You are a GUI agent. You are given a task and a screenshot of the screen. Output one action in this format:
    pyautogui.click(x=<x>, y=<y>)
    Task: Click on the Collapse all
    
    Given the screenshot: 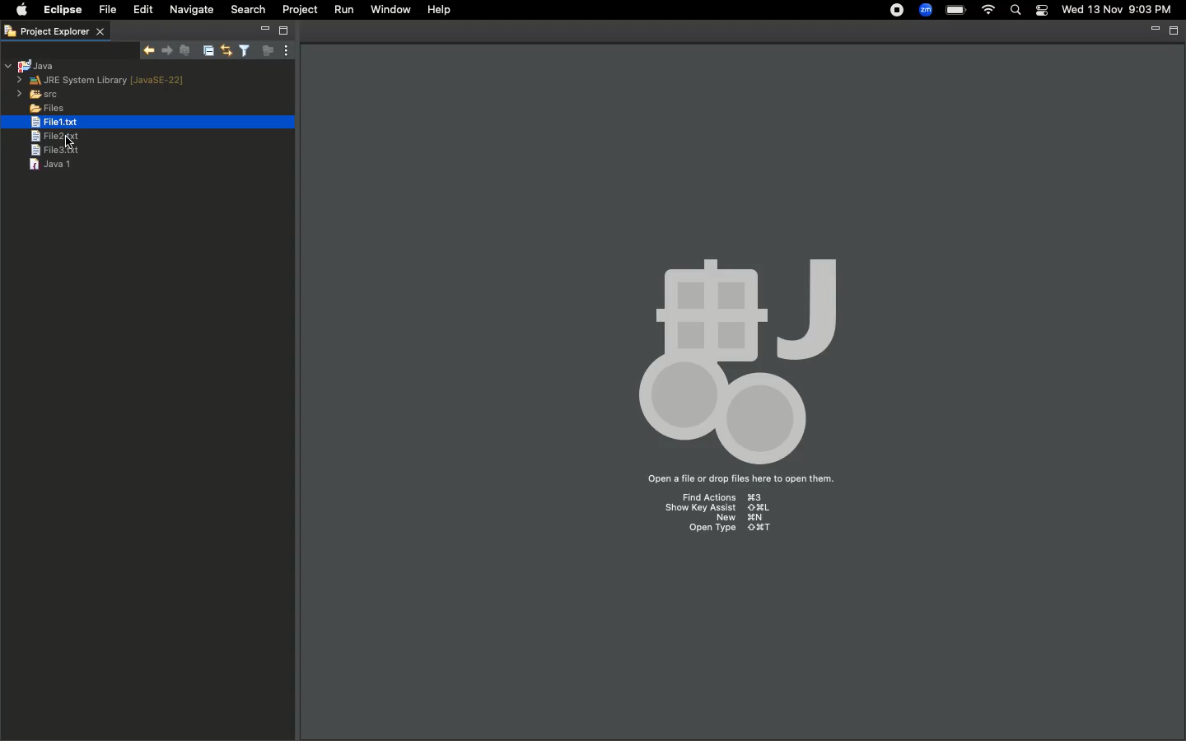 What is the action you would take?
    pyautogui.click(x=206, y=52)
    